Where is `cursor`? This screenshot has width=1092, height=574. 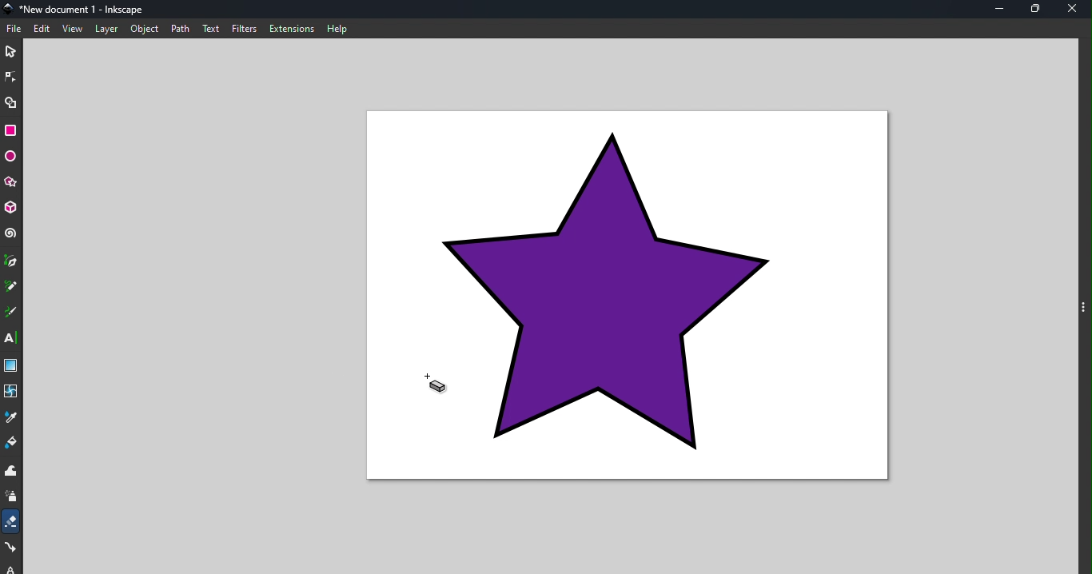 cursor is located at coordinates (438, 386).